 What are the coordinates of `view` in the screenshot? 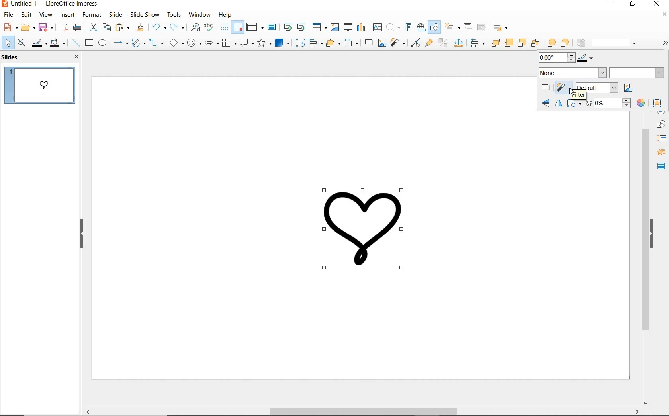 It's located at (46, 15).